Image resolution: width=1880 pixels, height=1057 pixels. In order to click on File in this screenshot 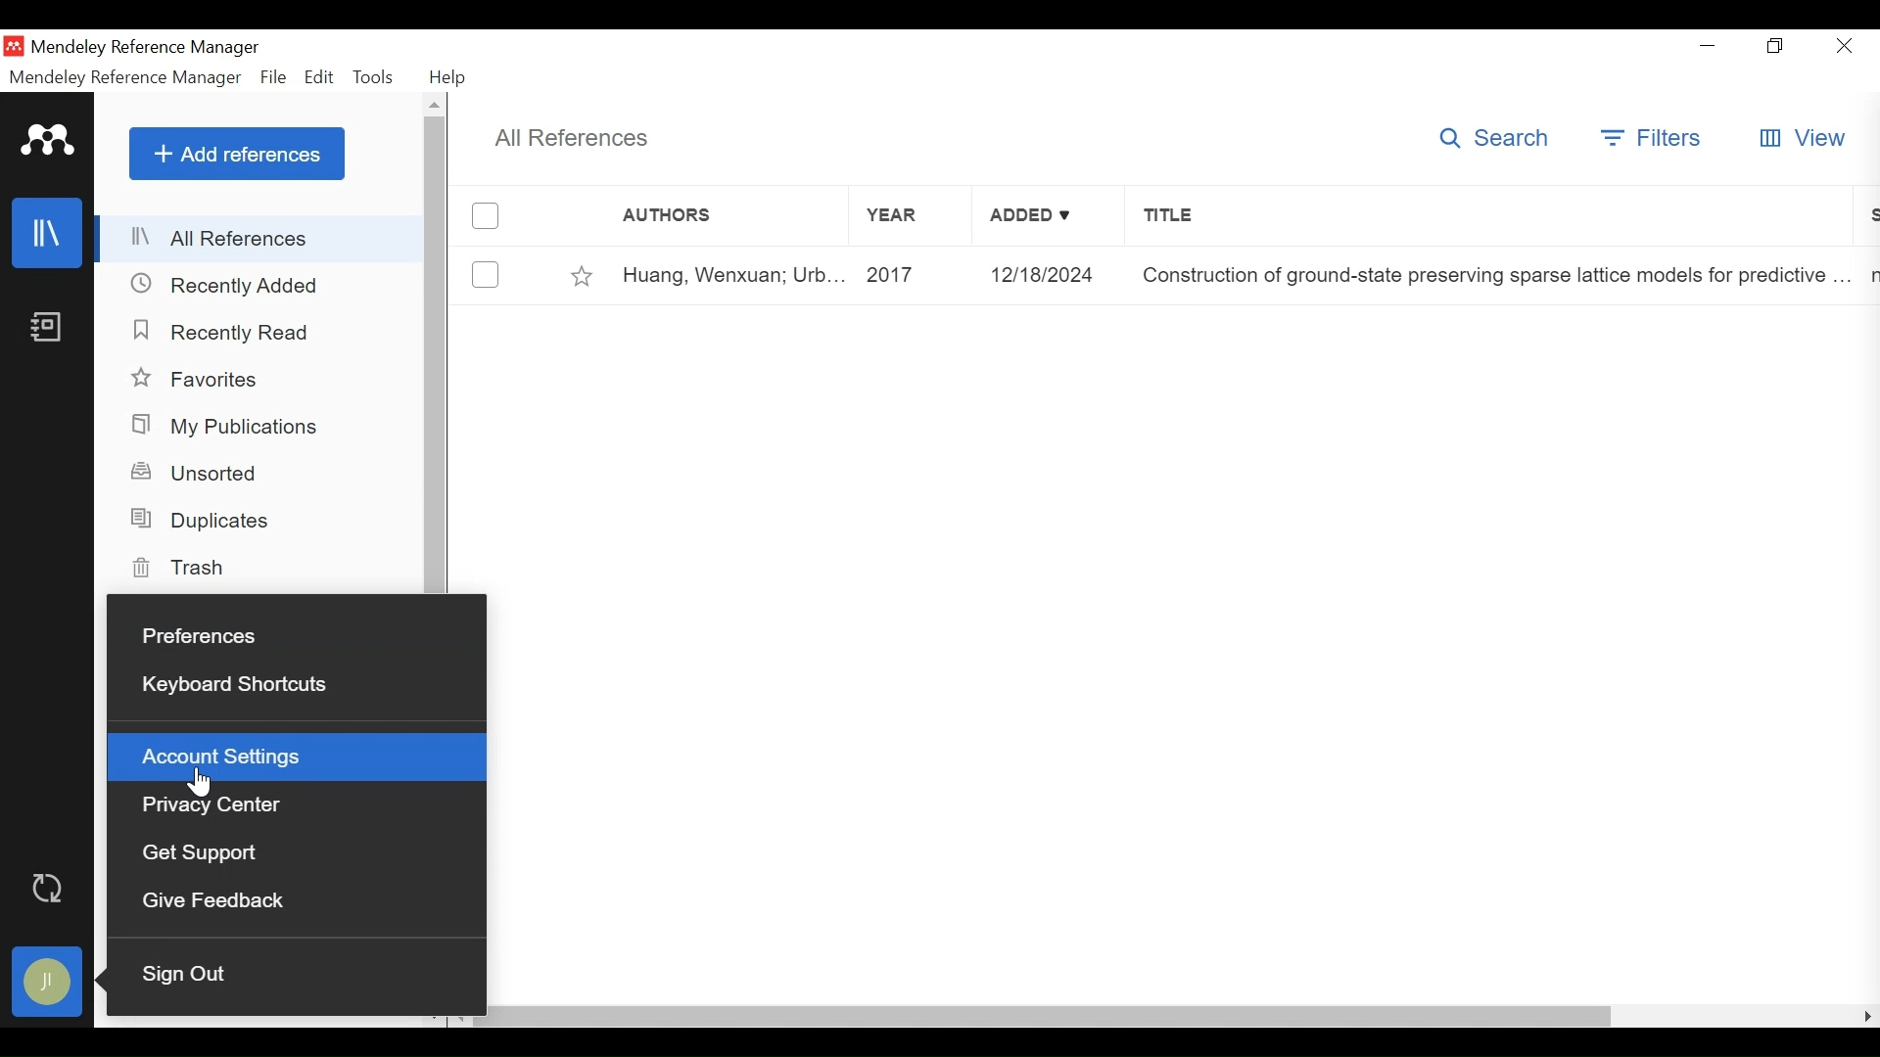, I will do `click(274, 77)`.